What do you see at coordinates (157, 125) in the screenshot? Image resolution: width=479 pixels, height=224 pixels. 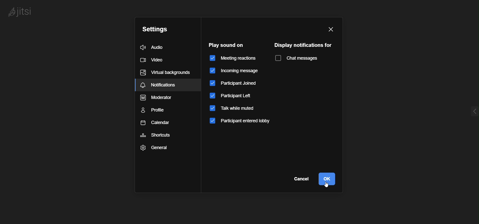 I see `calendar` at bounding box center [157, 125].